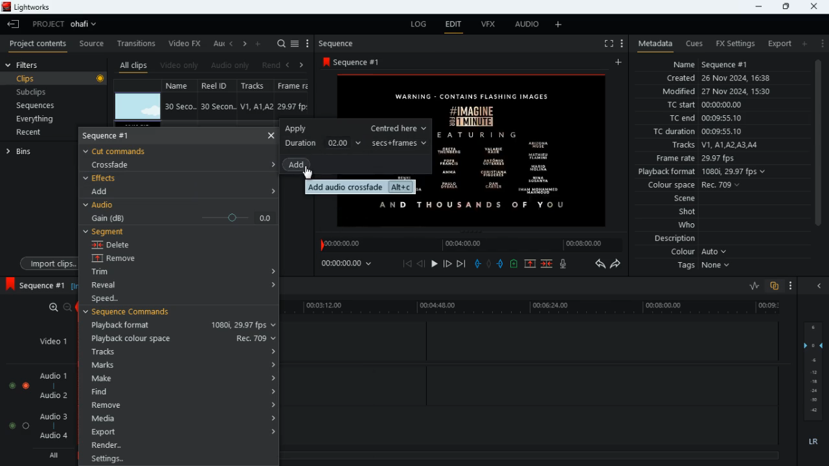 This screenshot has width=829, height=466. What do you see at coordinates (287, 65) in the screenshot?
I see `back` at bounding box center [287, 65].